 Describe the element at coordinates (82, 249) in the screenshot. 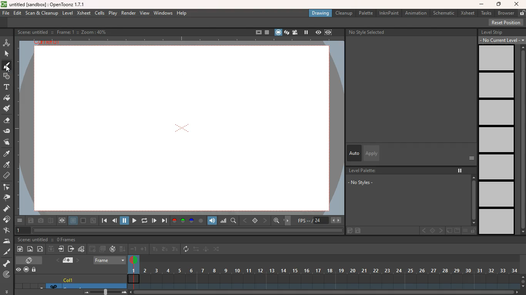

I see `graph` at that location.